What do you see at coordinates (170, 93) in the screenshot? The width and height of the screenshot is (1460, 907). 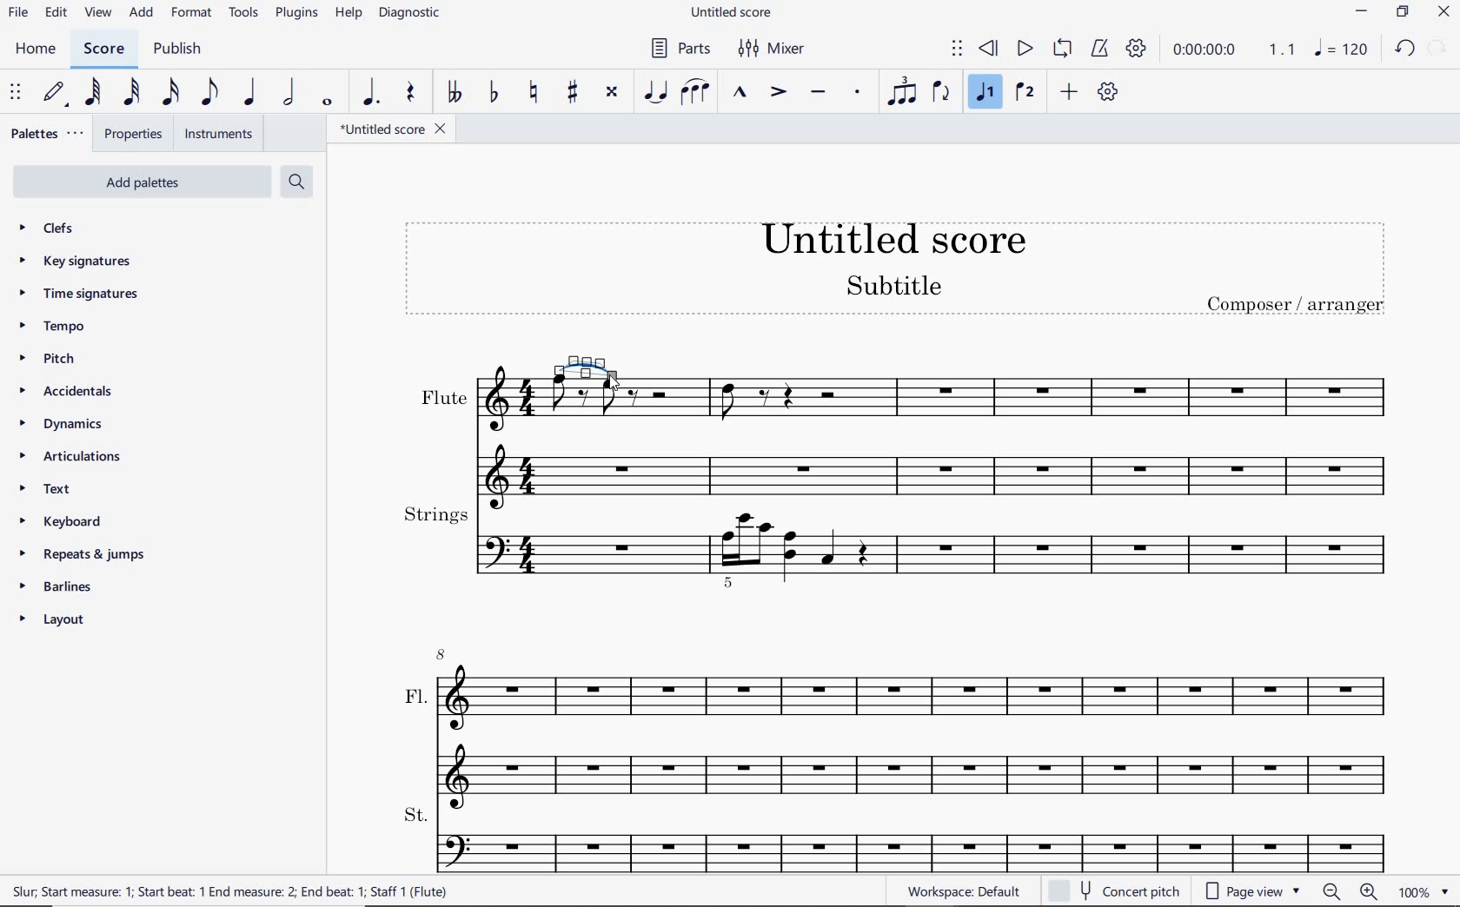 I see `16TH NOTE` at bounding box center [170, 93].